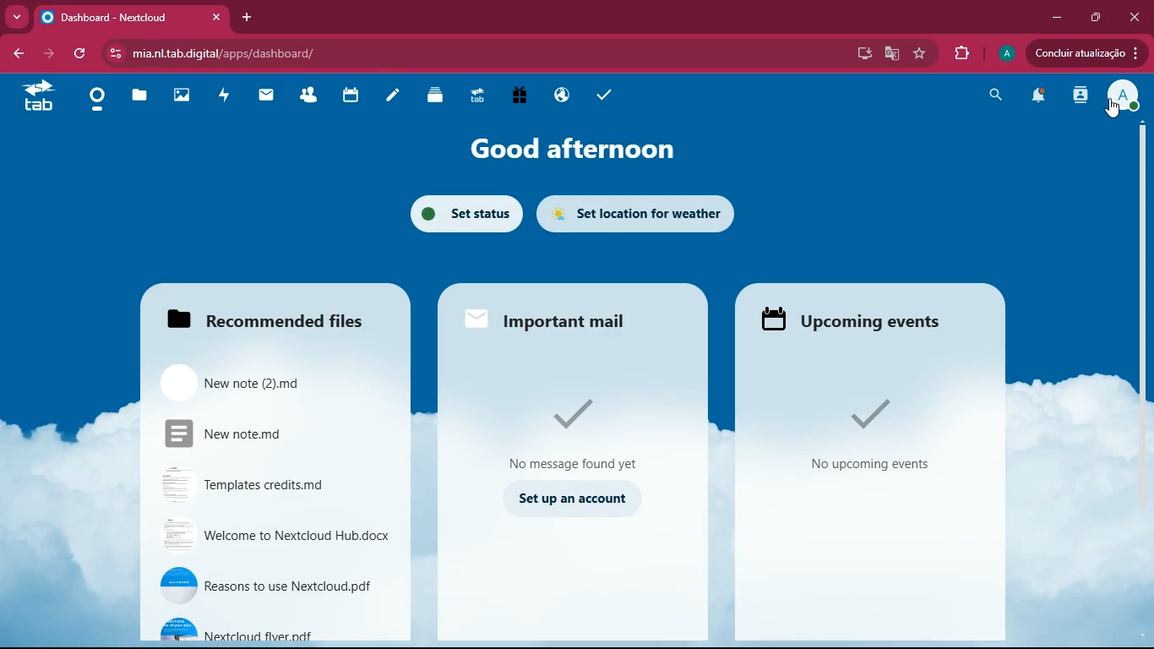 Image resolution: width=1154 pixels, height=649 pixels. I want to click on set status, so click(461, 210).